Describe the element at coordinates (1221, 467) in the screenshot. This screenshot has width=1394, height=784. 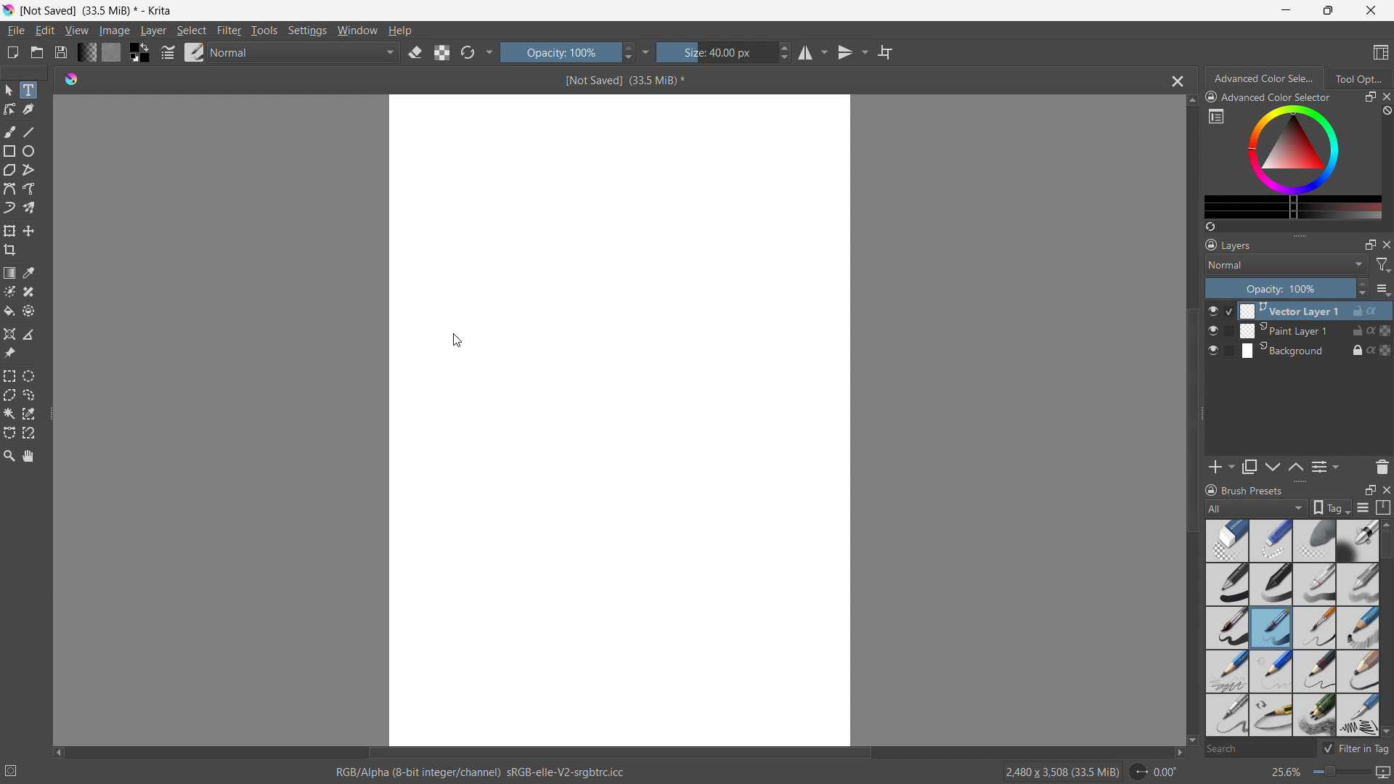
I see `add layer` at that location.